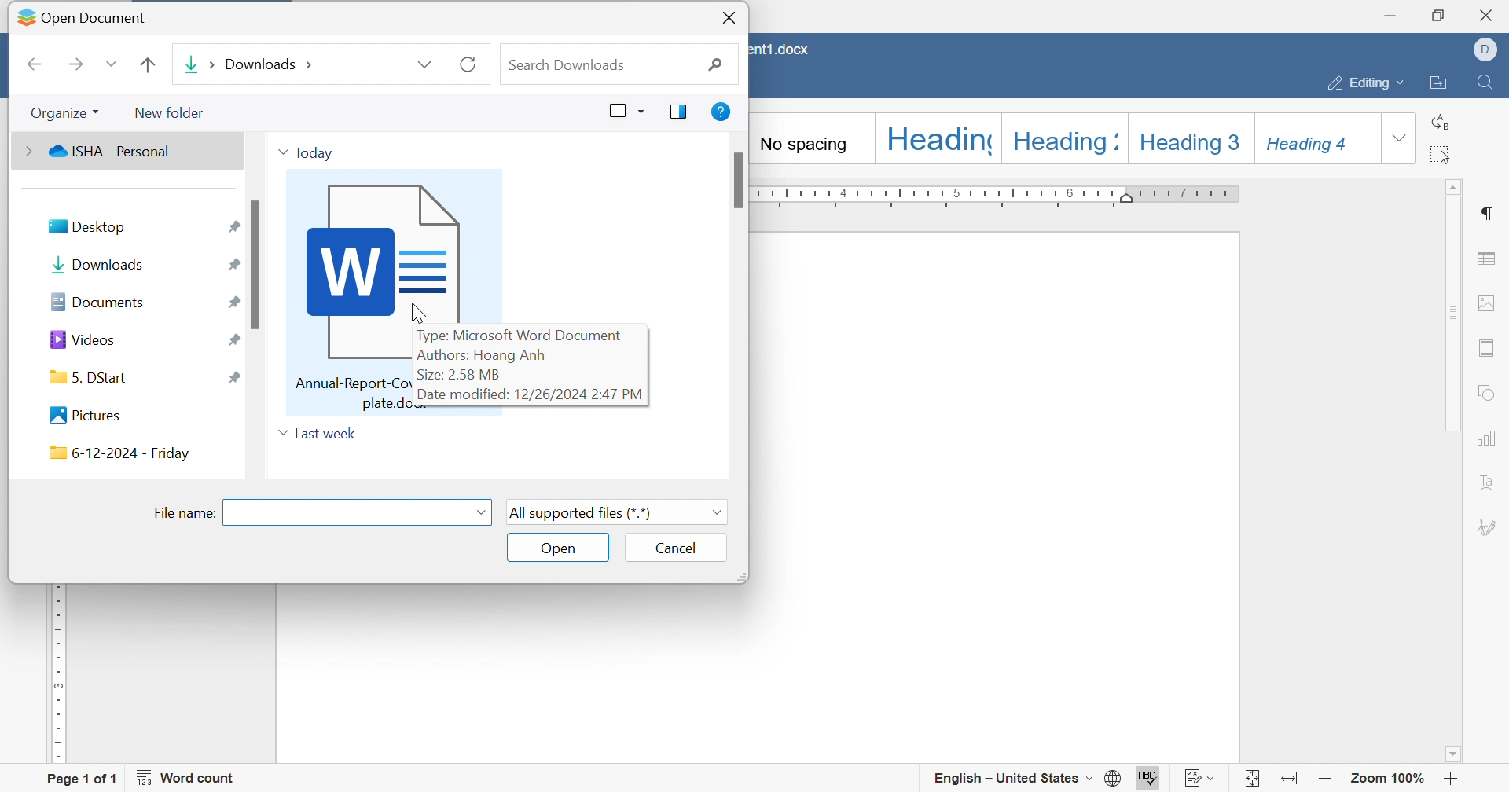 The image size is (1509, 792). Describe the element at coordinates (75, 64) in the screenshot. I see `next` at that location.